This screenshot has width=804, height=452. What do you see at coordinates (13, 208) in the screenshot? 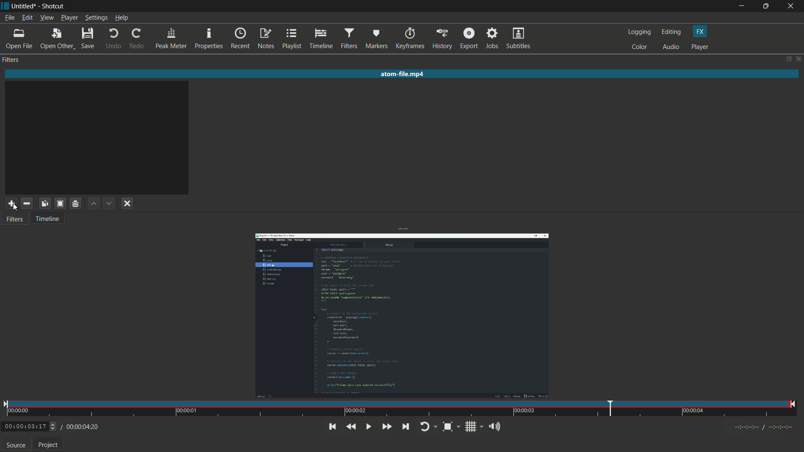
I see `cursor` at bounding box center [13, 208].